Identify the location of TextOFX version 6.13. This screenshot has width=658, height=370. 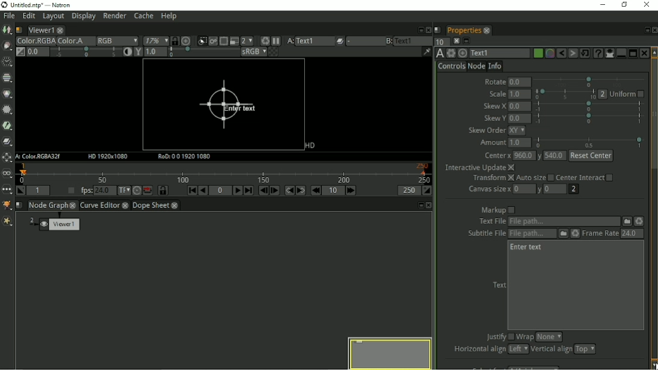
(439, 54).